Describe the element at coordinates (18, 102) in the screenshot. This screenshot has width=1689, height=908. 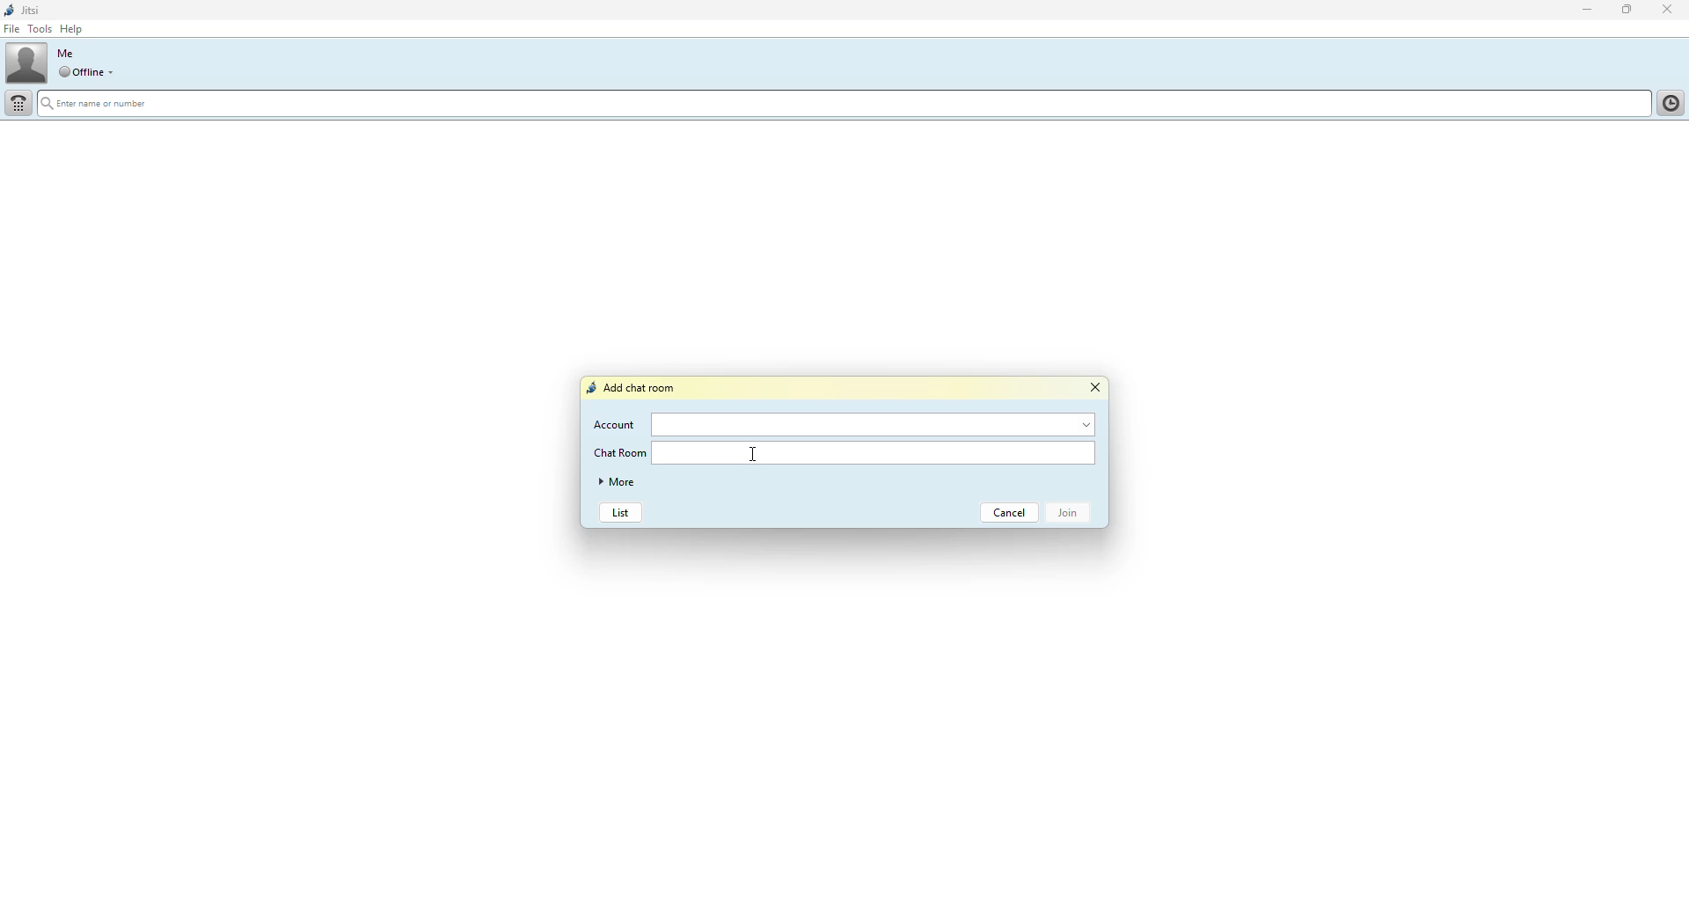
I see `dial pad` at that location.